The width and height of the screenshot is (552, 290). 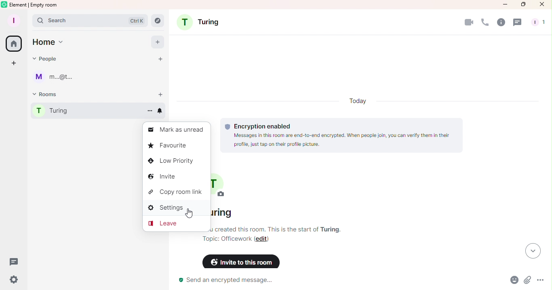 What do you see at coordinates (177, 192) in the screenshot?
I see `Copy room link` at bounding box center [177, 192].